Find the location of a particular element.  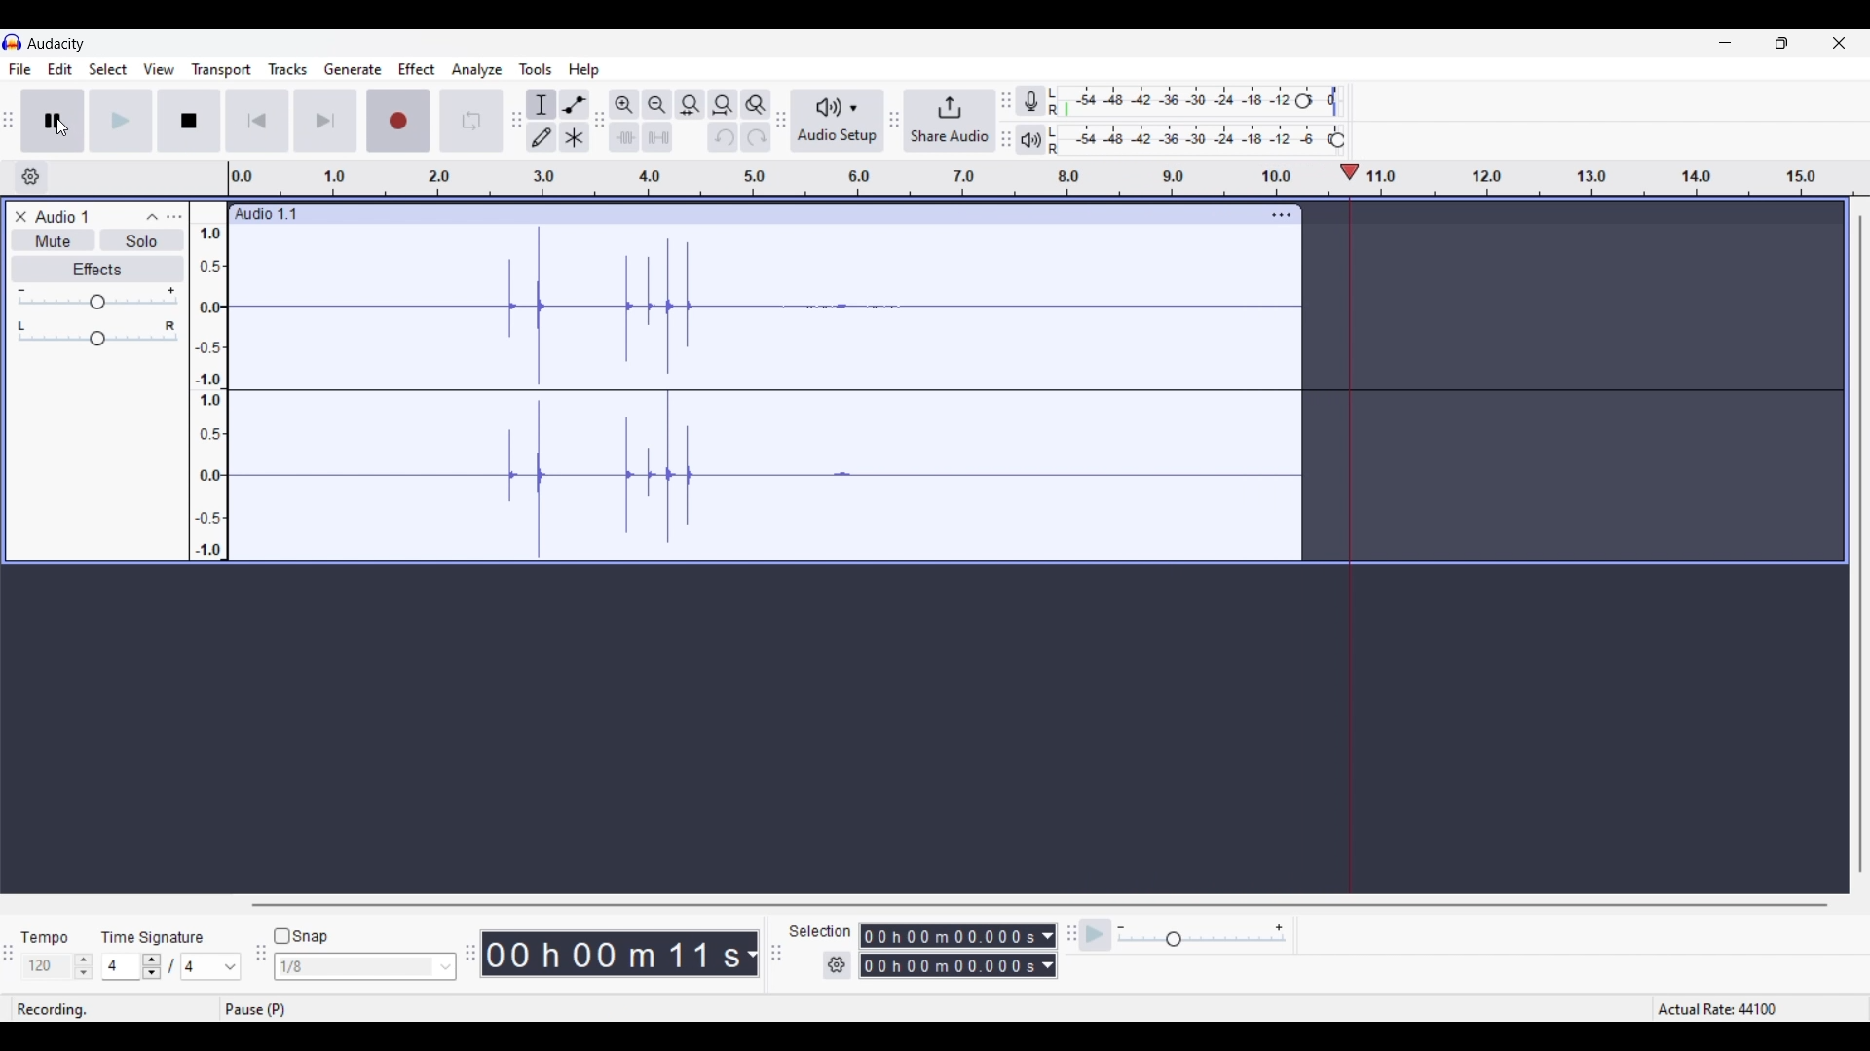

Actual rate is located at coordinates (1753, 1008).